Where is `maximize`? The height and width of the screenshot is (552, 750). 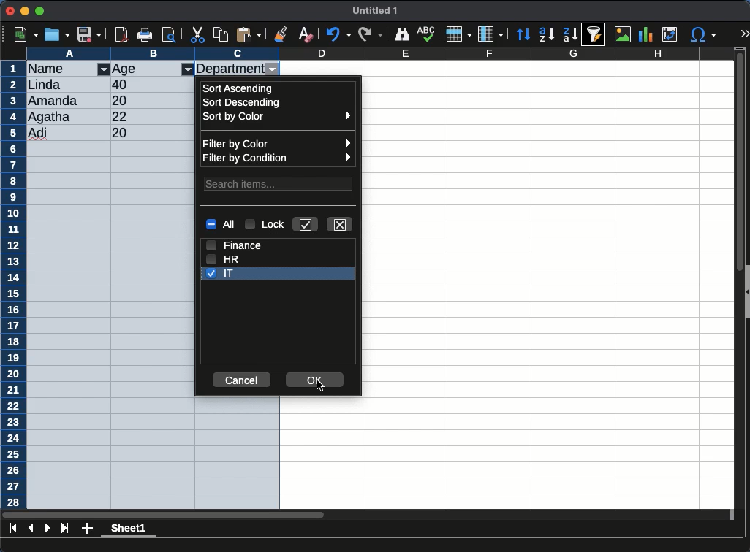 maximize is located at coordinates (41, 10).